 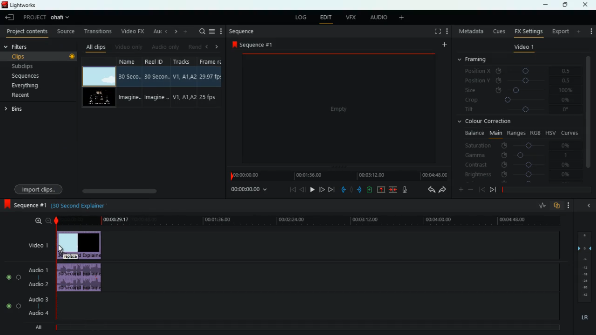 I want to click on source, so click(x=65, y=32).